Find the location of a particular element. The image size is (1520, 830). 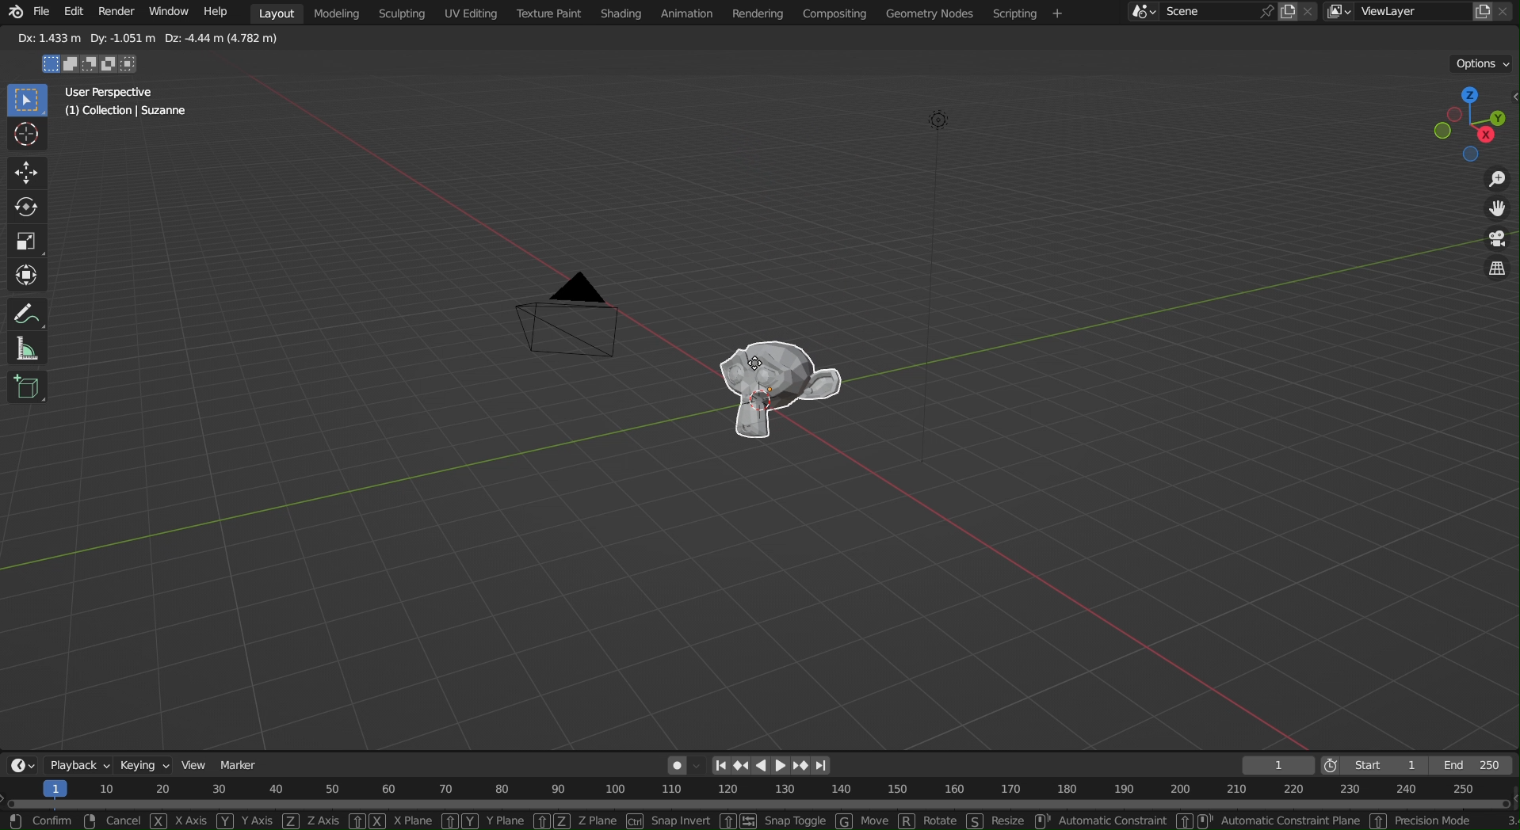

1 is located at coordinates (1278, 766).